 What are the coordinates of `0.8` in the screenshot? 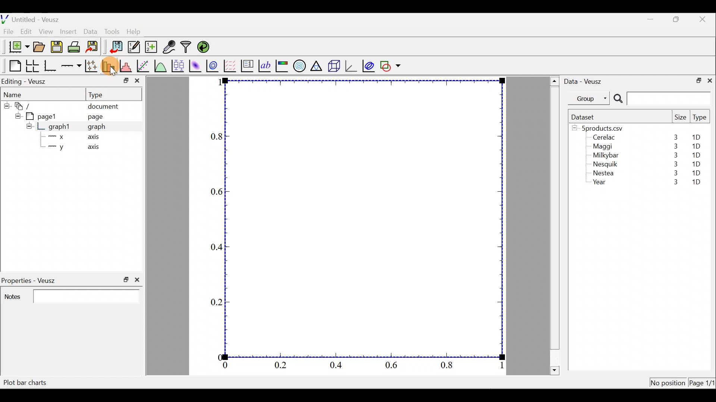 It's located at (448, 366).